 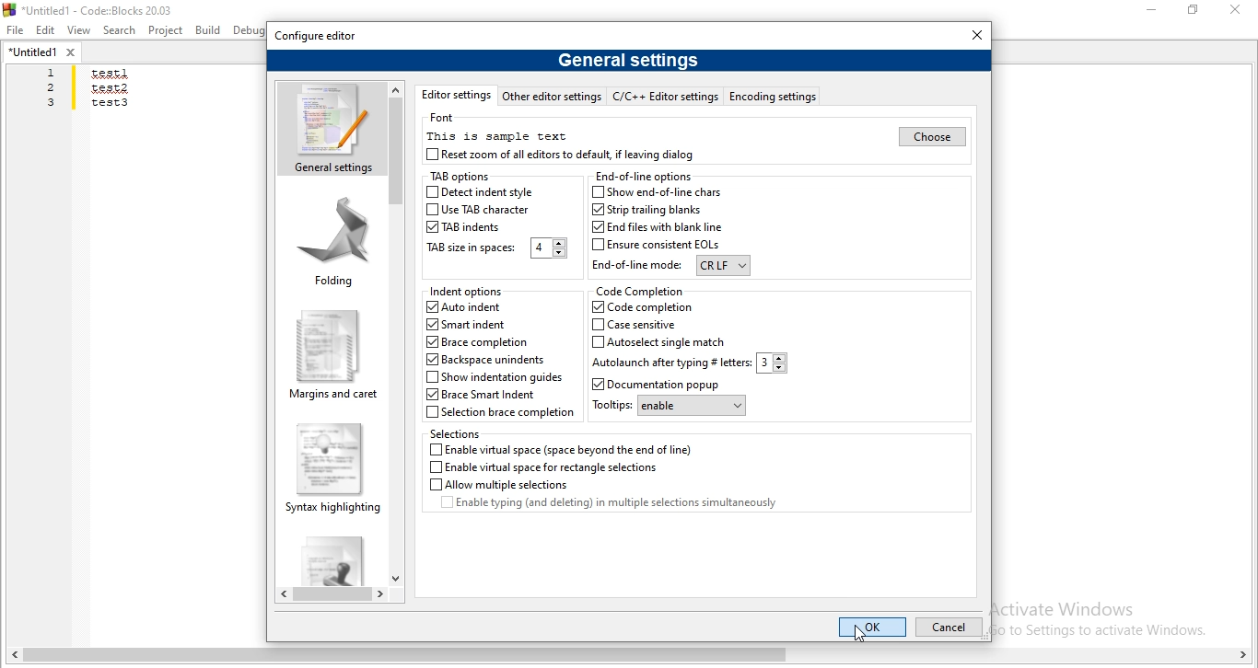 What do you see at coordinates (79, 29) in the screenshot?
I see `View ` at bounding box center [79, 29].